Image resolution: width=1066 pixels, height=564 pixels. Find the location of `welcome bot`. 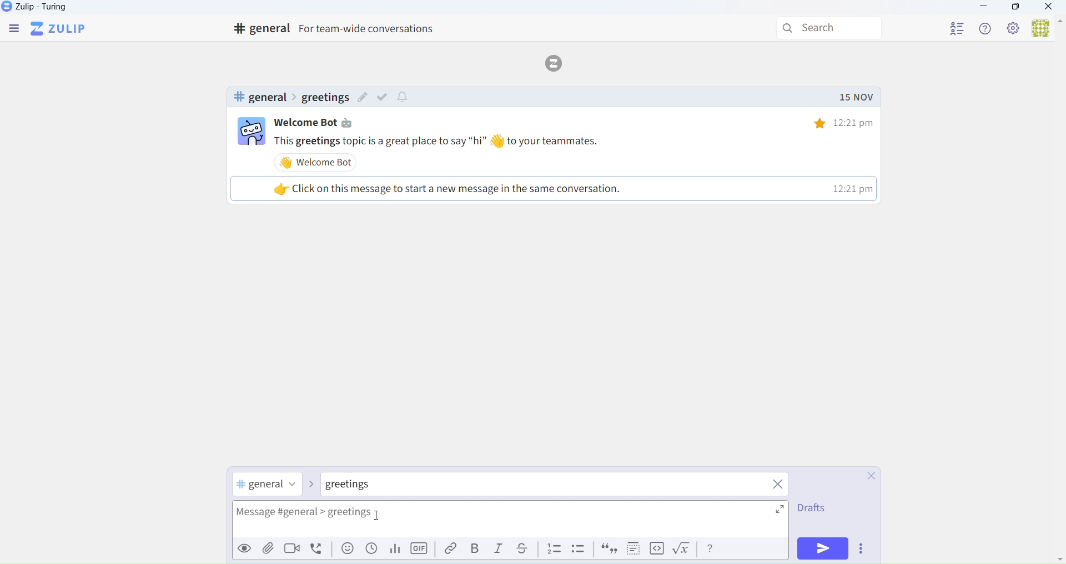

welcome bot is located at coordinates (319, 162).